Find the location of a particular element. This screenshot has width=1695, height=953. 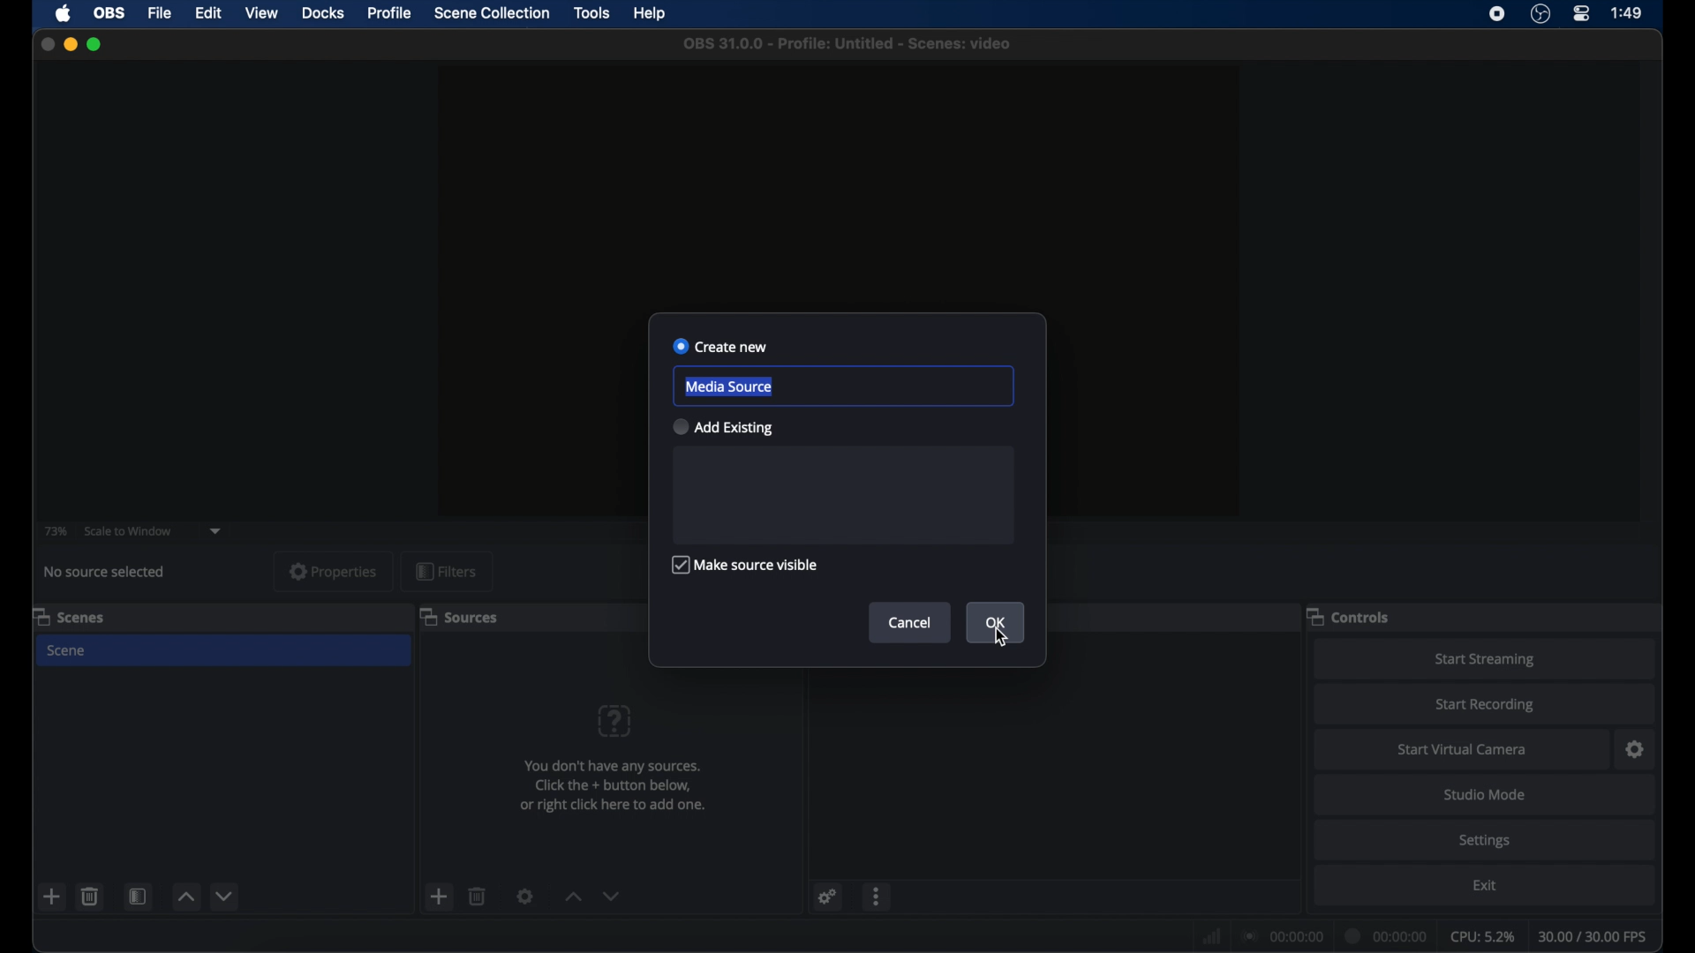

scenes is located at coordinates (70, 616).